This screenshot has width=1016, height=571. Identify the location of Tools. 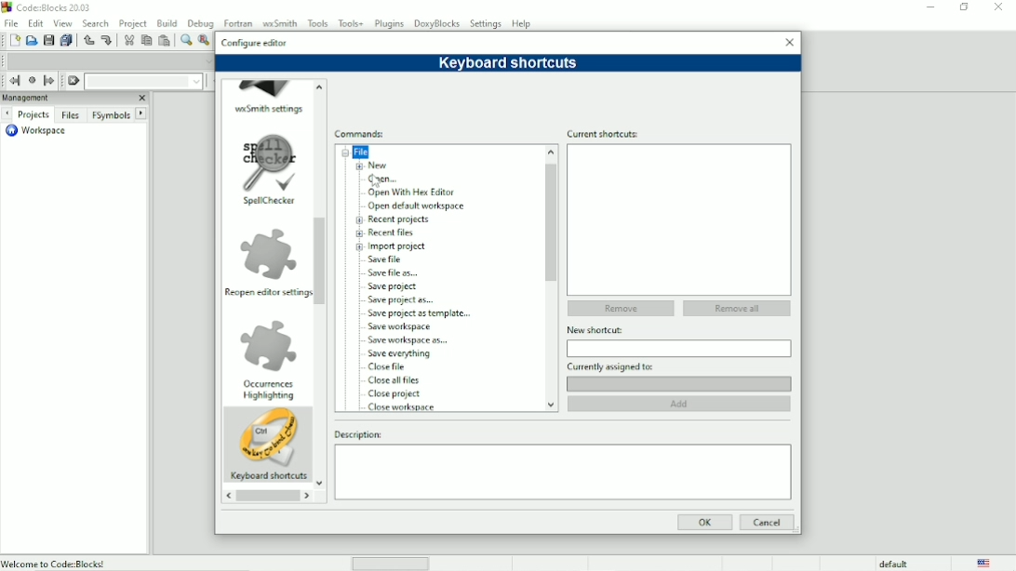
(317, 22).